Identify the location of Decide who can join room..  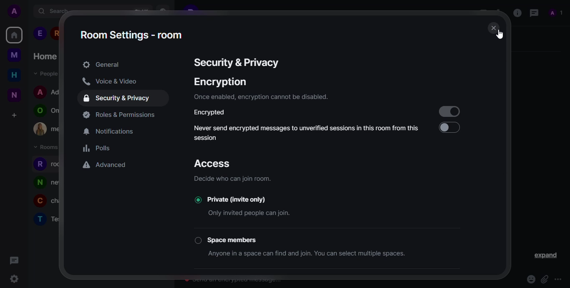
(246, 179).